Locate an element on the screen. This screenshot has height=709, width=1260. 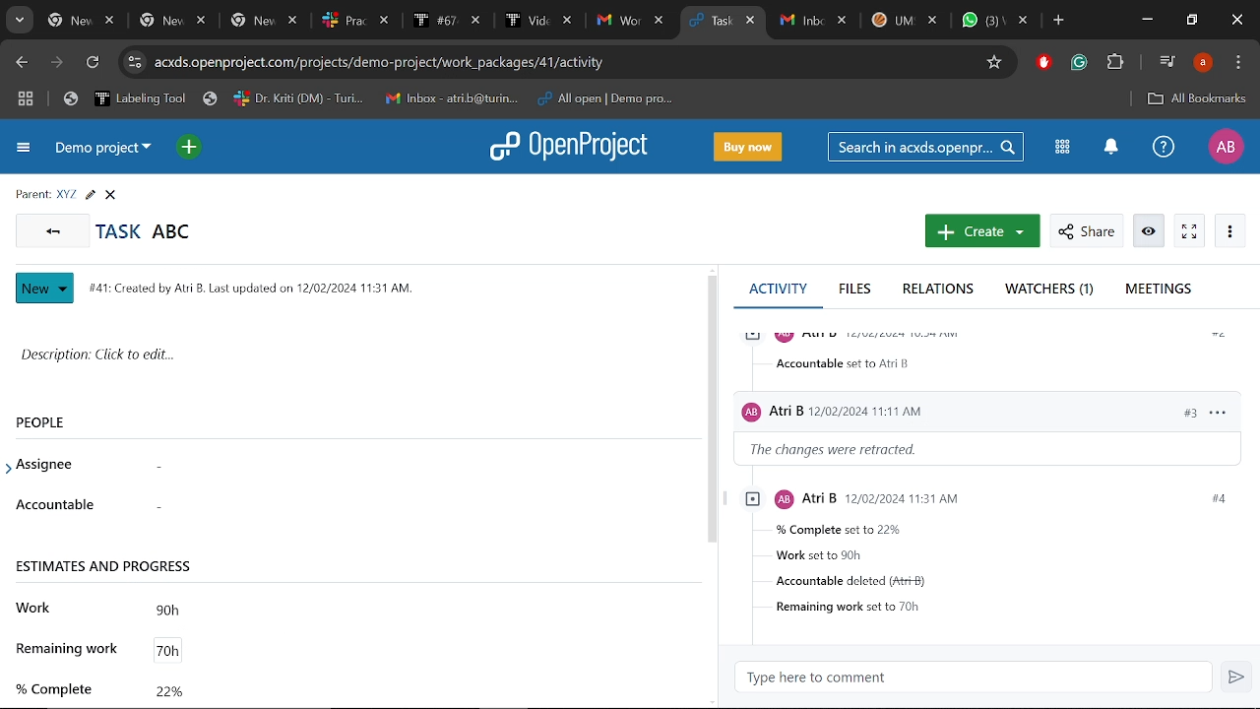
Send is located at coordinates (1238, 678).